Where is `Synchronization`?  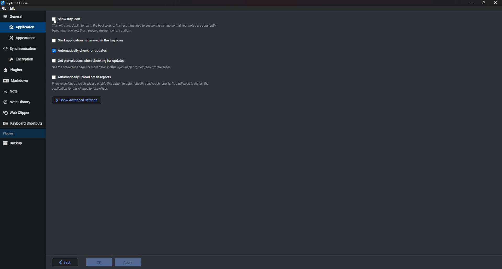 Synchronization is located at coordinates (22, 48).